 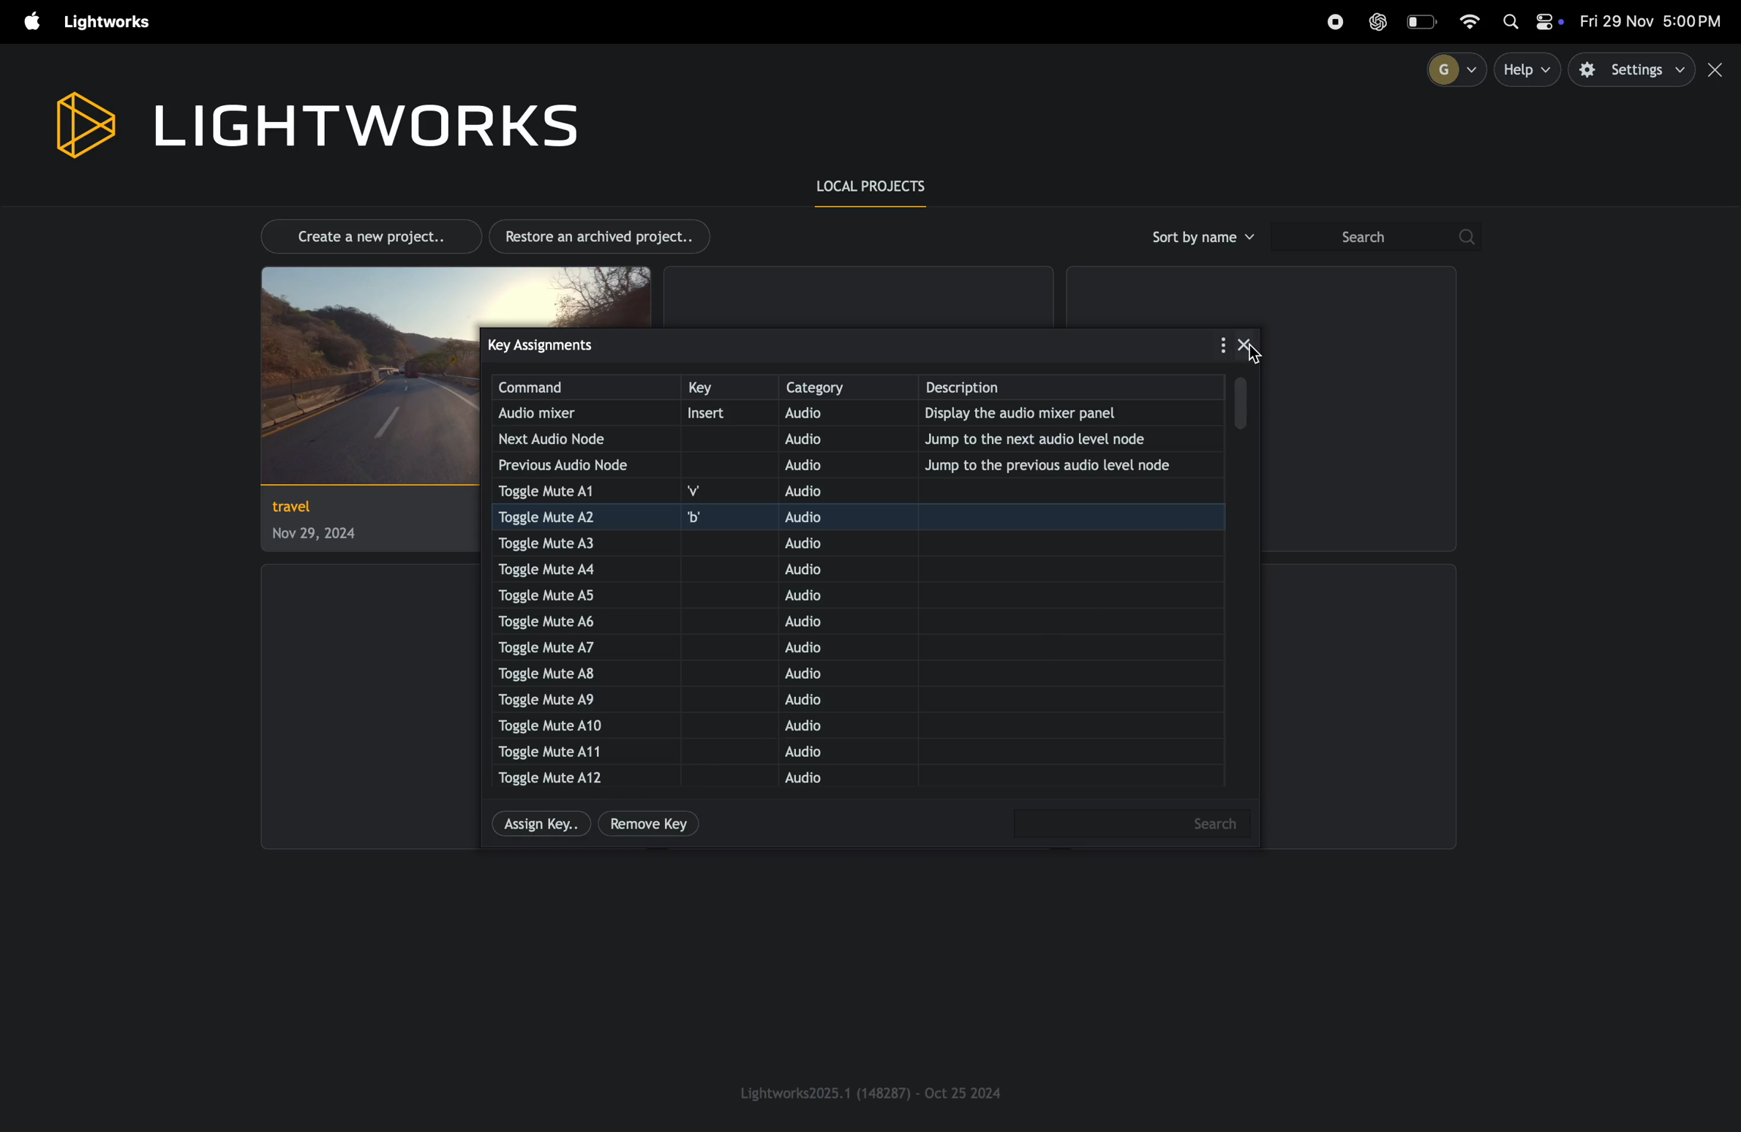 I want to click on audio, so click(x=822, y=543).